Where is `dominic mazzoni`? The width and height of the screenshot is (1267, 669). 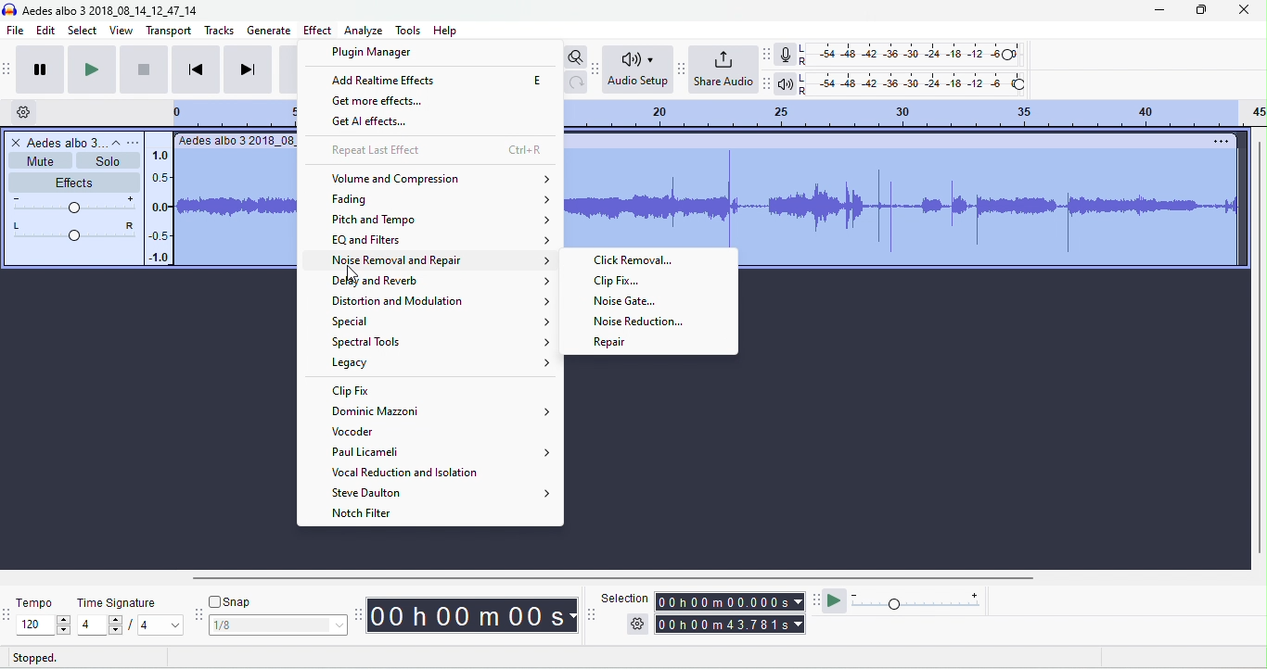
dominic mazzoni is located at coordinates (440, 411).